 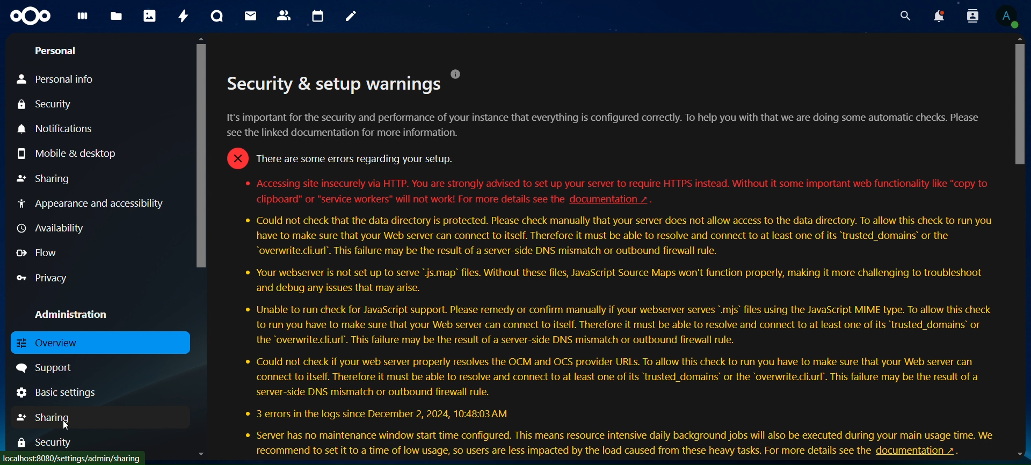 I want to click on overview, so click(x=59, y=344).